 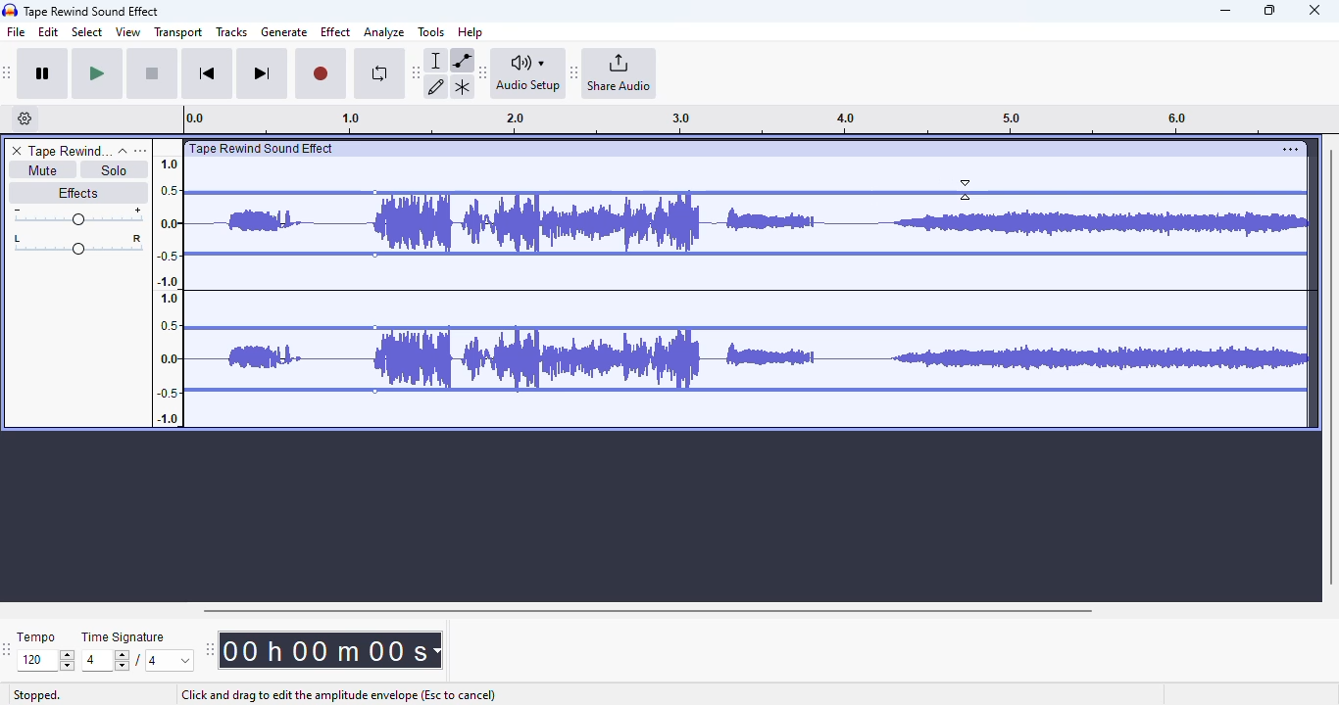 I want to click on Cursor, so click(x=966, y=190).